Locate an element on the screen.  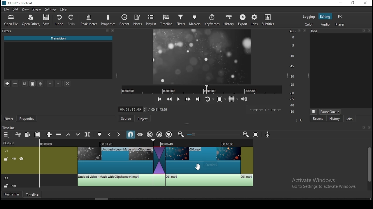
jobs is located at coordinates (351, 120).